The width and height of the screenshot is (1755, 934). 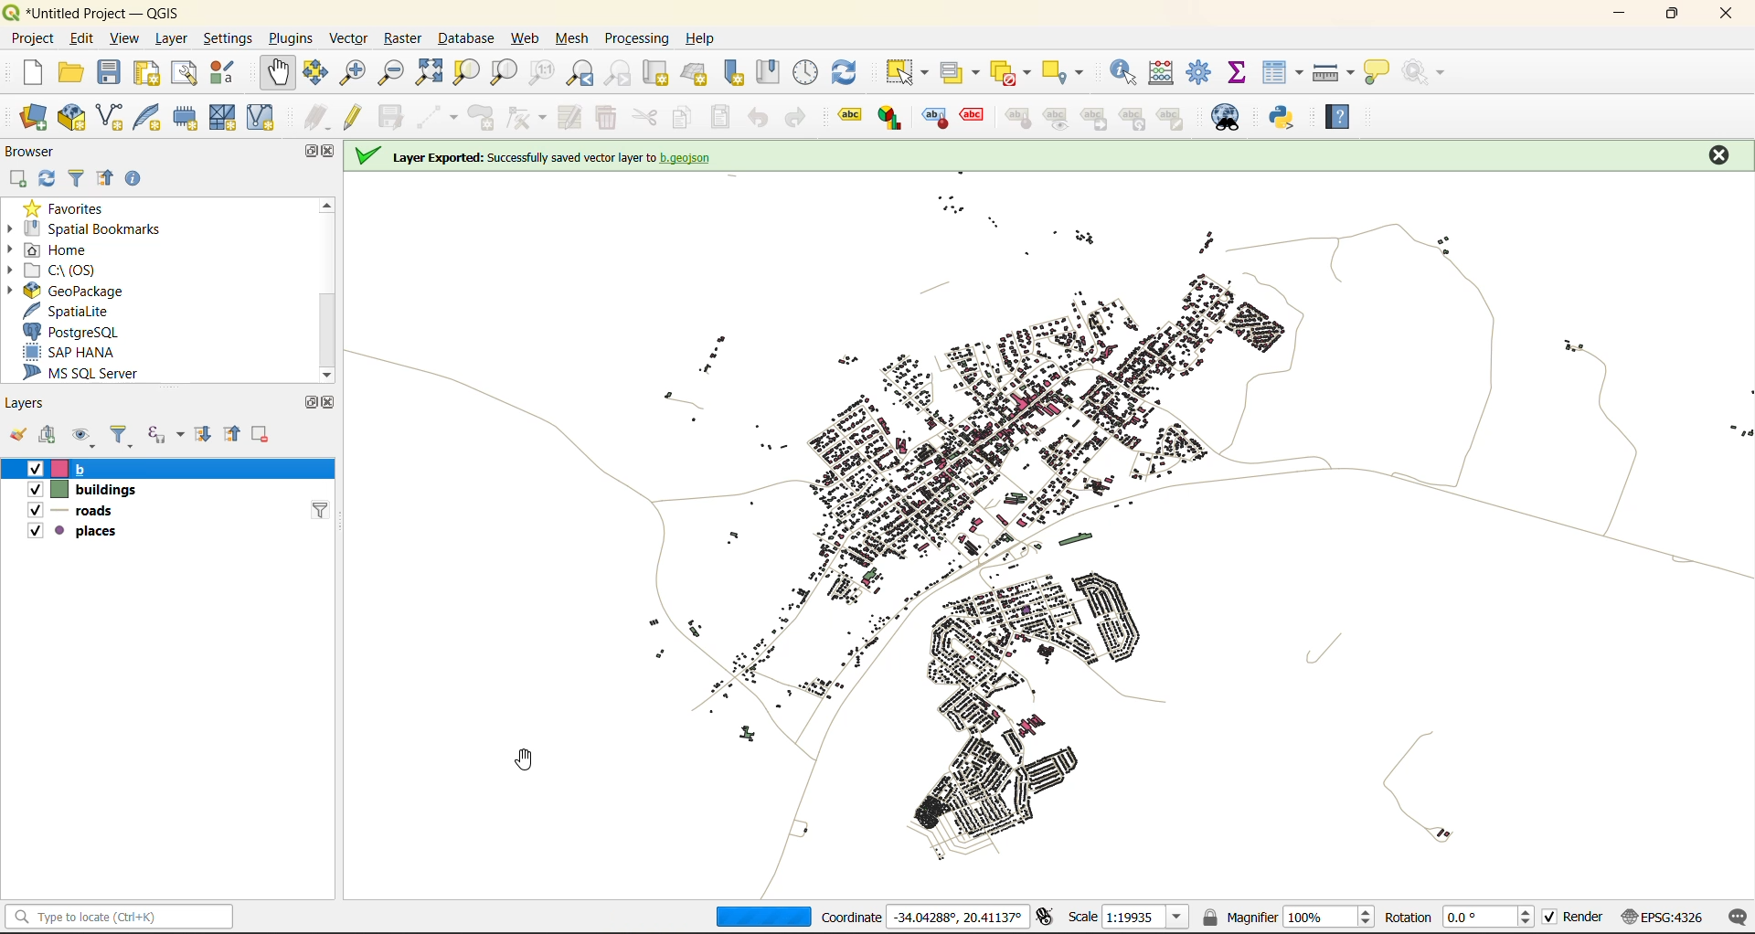 I want to click on scale, so click(x=1130, y=918).